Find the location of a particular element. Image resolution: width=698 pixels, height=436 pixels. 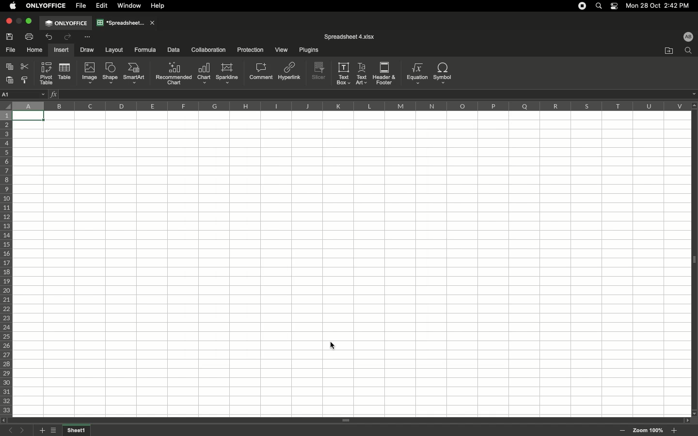

Maximize is located at coordinates (30, 21).